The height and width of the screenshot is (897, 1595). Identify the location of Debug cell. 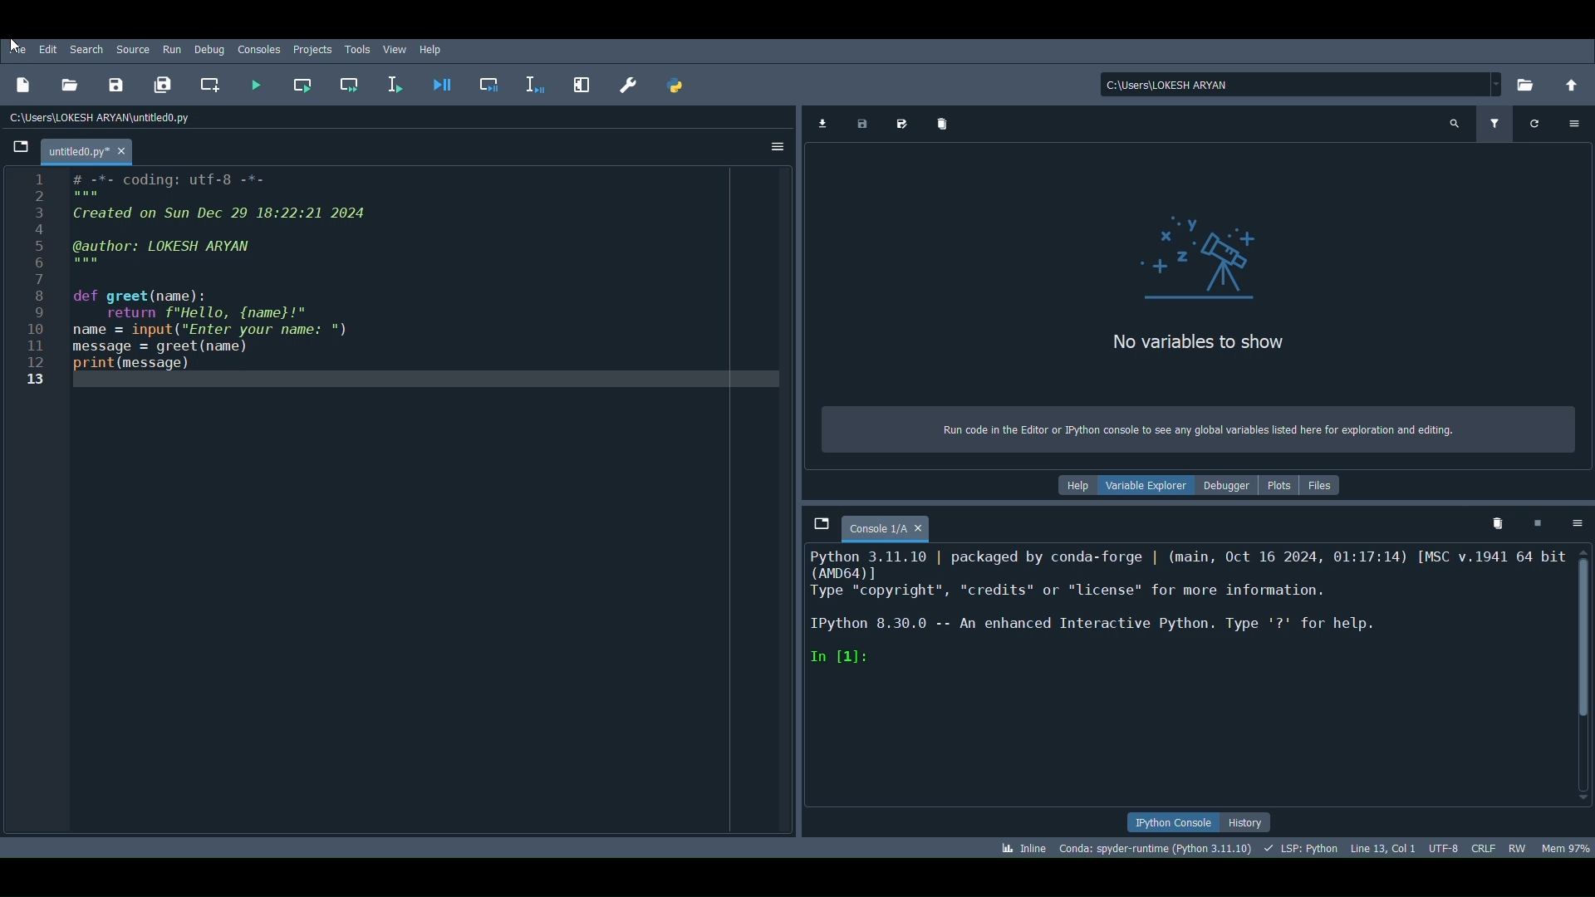
(490, 83).